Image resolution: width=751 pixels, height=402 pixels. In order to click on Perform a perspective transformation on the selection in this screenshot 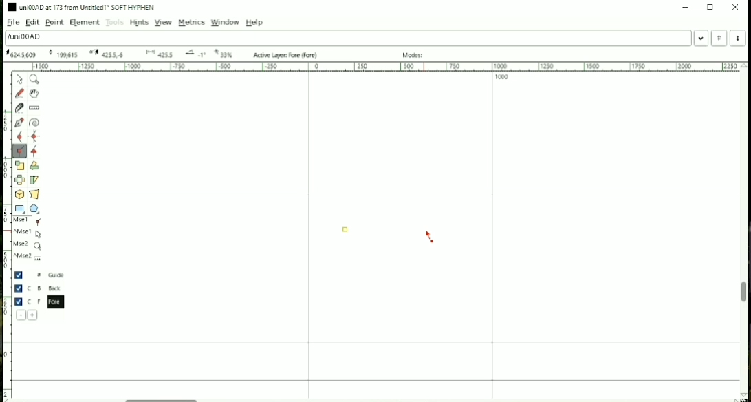, I will do `click(34, 193)`.